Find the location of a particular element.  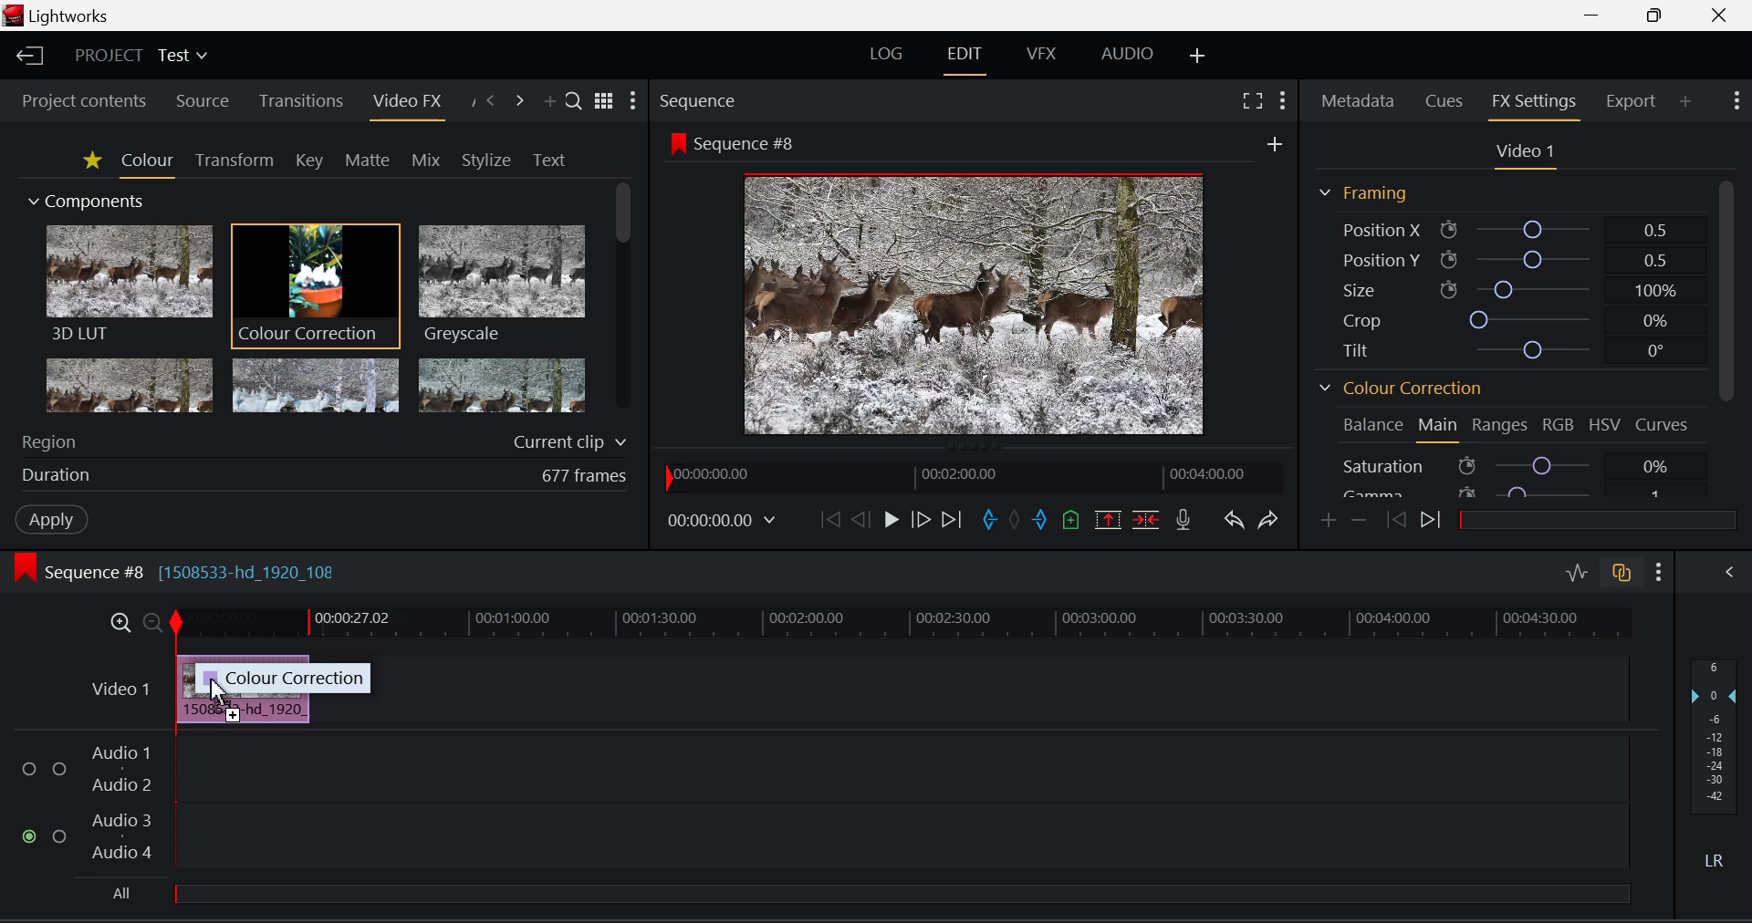

Source is located at coordinates (203, 100).